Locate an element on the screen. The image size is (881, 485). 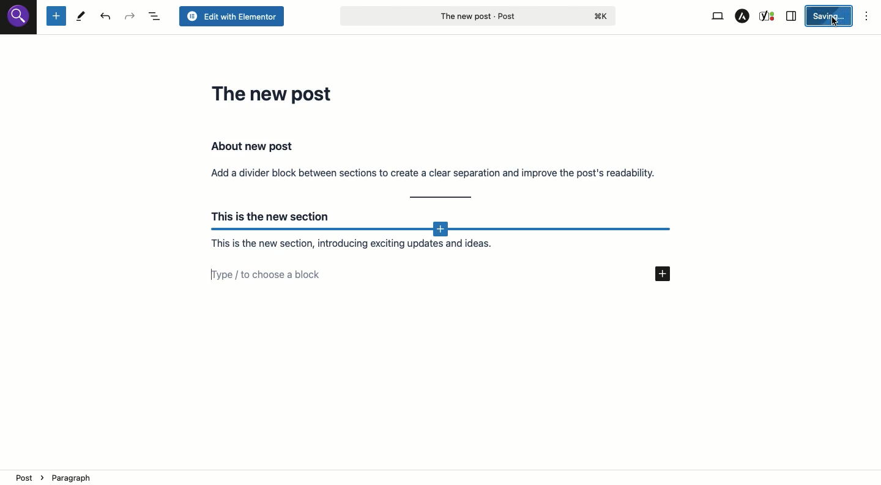
New block is located at coordinates (56, 17).